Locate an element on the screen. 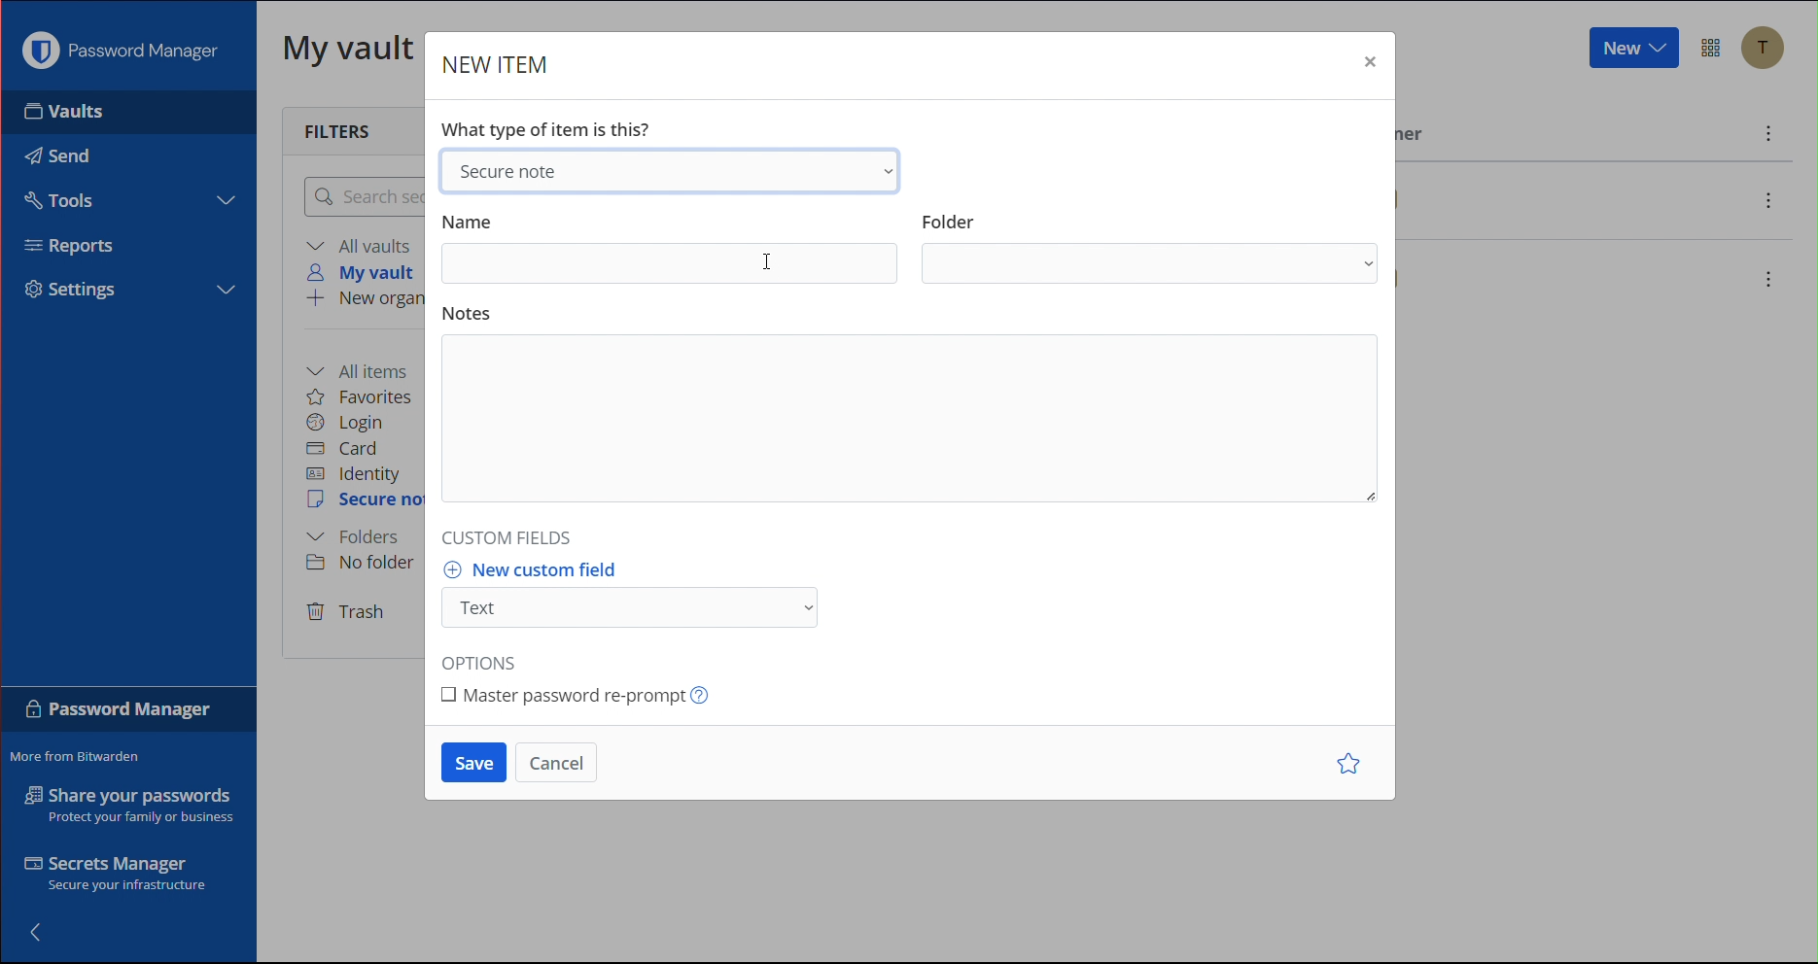  New is located at coordinates (1633, 51).